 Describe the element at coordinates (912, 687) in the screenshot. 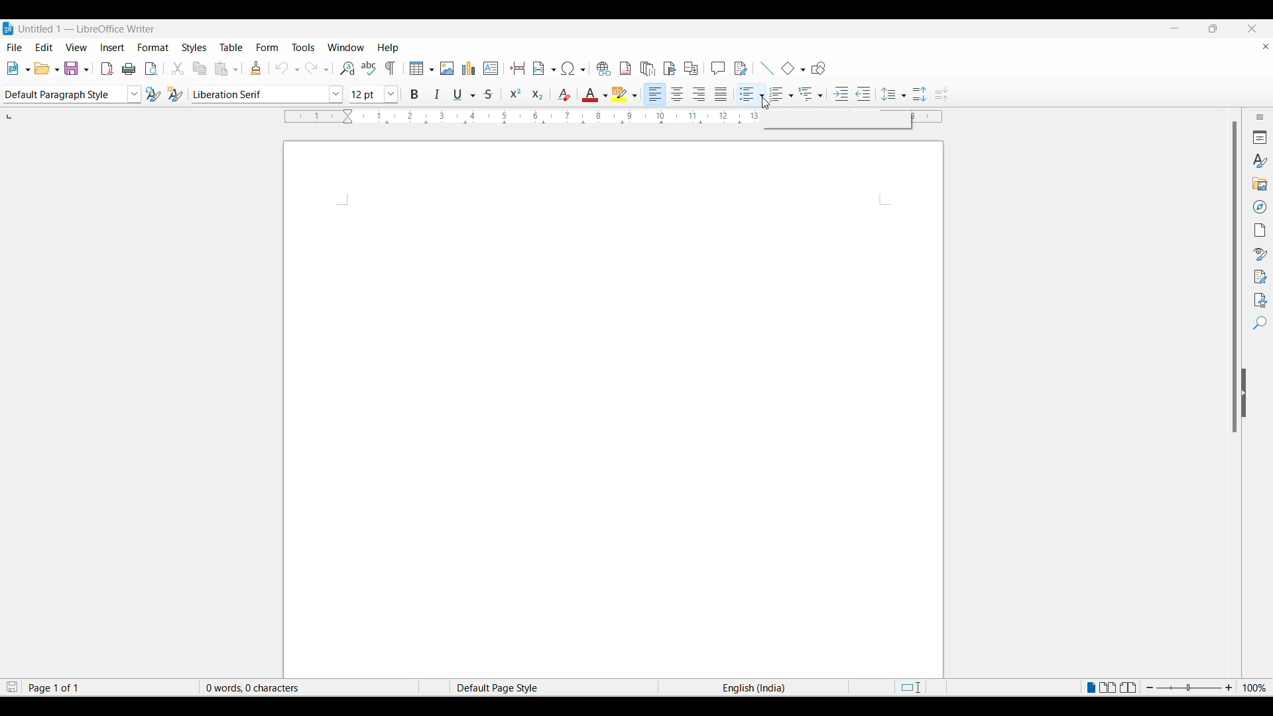

I see `Standard selection` at that location.